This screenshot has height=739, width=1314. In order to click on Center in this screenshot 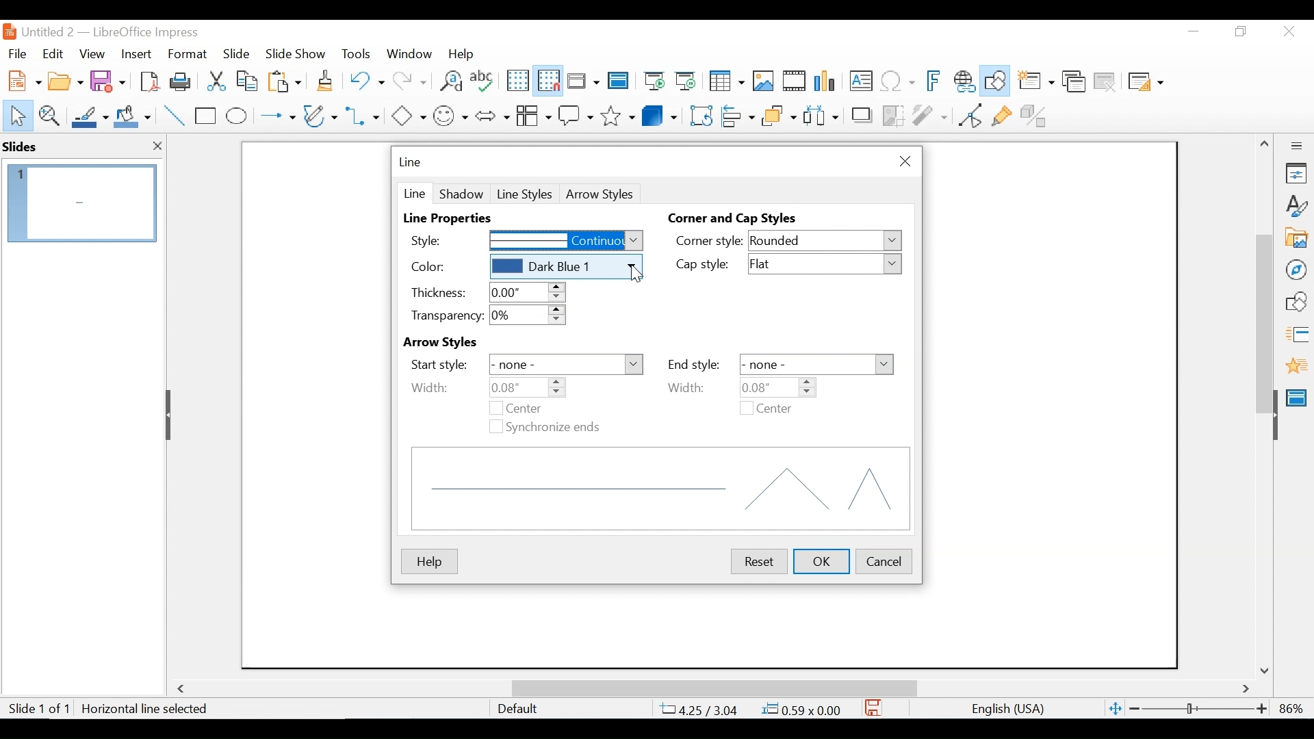, I will do `click(537, 408)`.